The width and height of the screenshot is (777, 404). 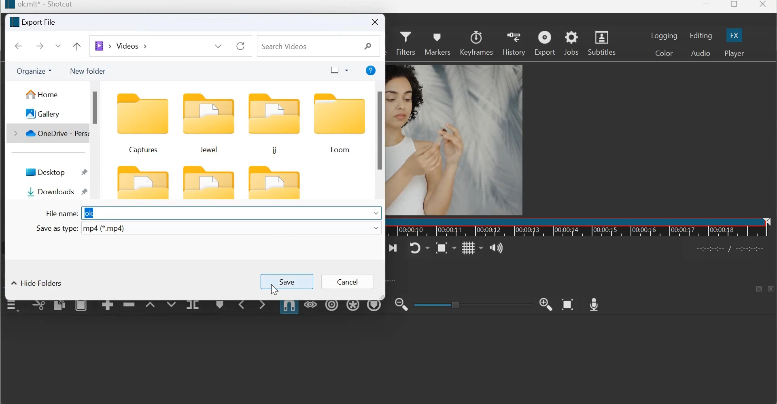 I want to click on Canvas, so click(x=459, y=134).